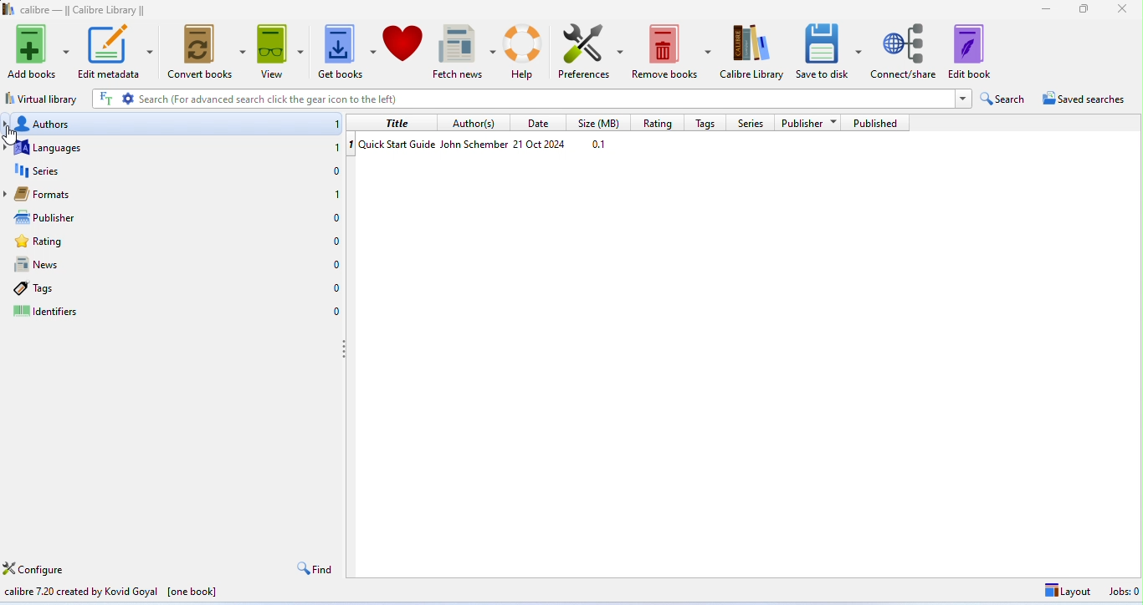 This screenshot has height=605, width=1143. What do you see at coordinates (179, 218) in the screenshot?
I see `publisher` at bounding box center [179, 218].